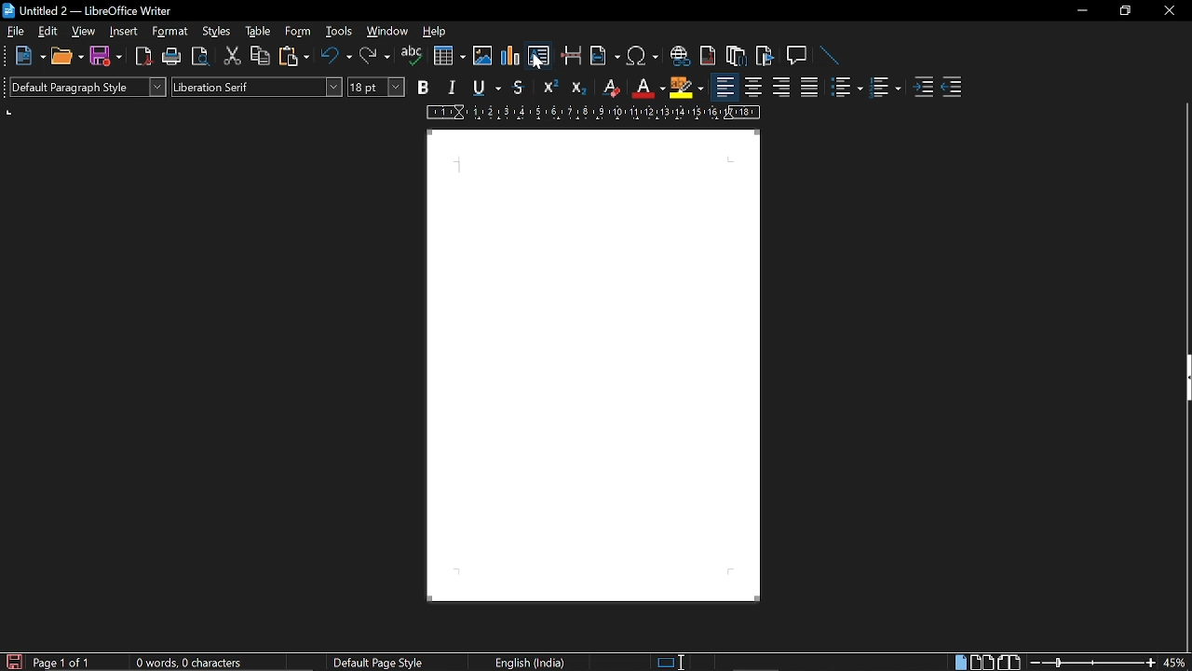  I want to click on Current page, so click(594, 363).